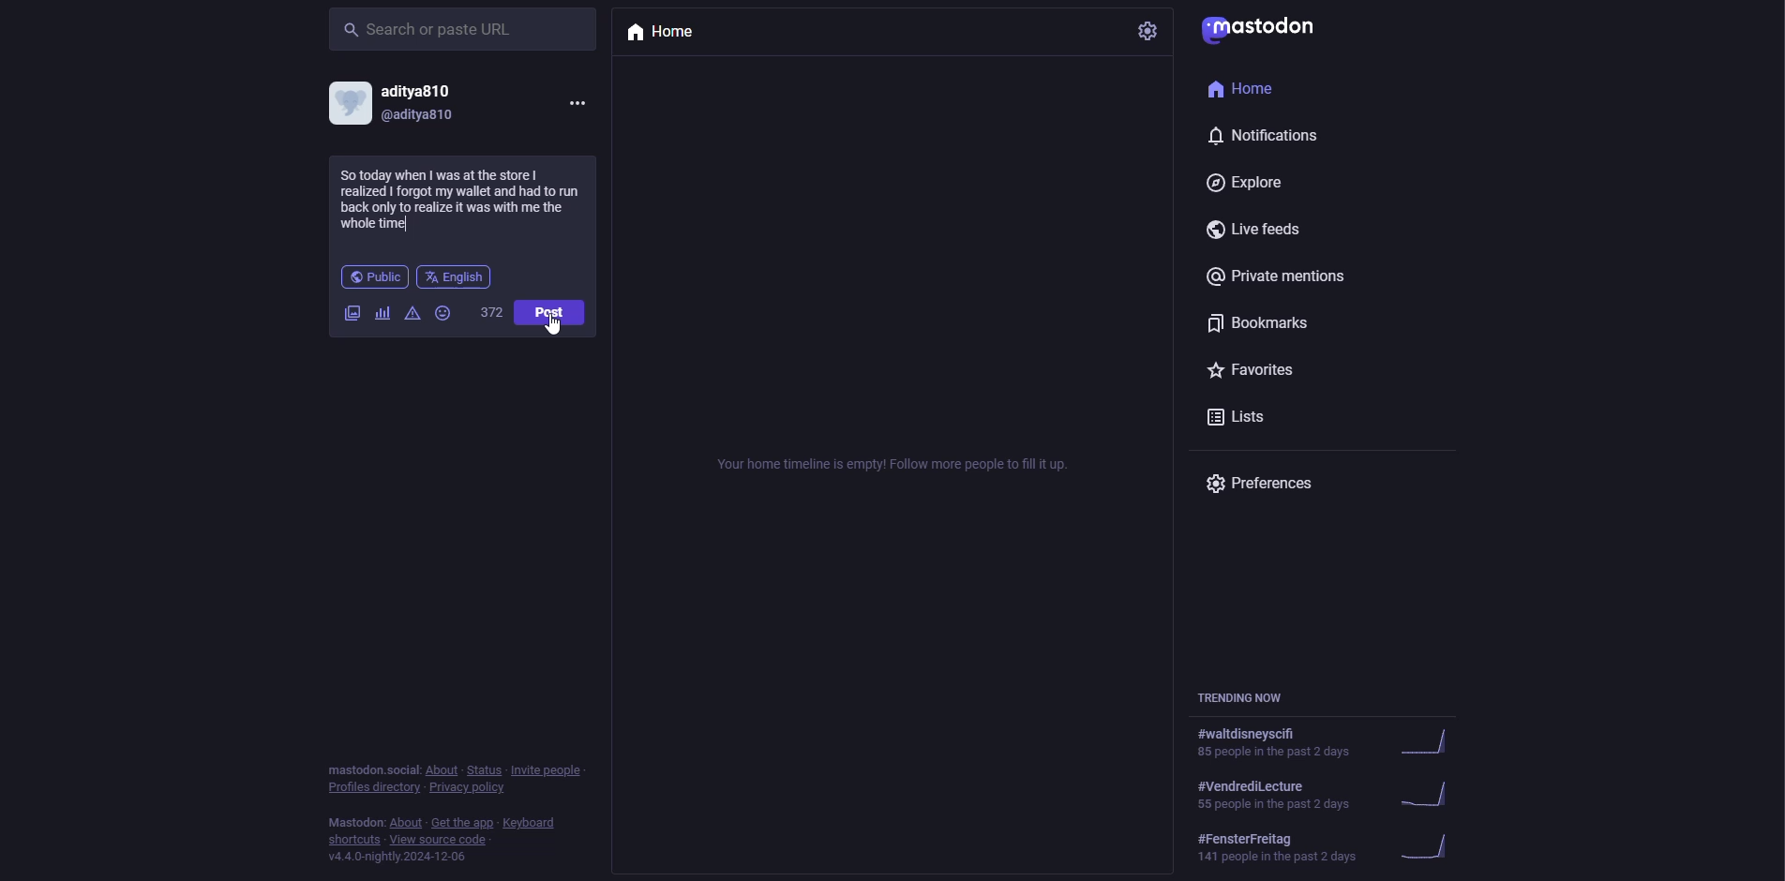 The width and height of the screenshot is (1785, 881). What do you see at coordinates (1335, 851) in the screenshot?
I see `trending` at bounding box center [1335, 851].